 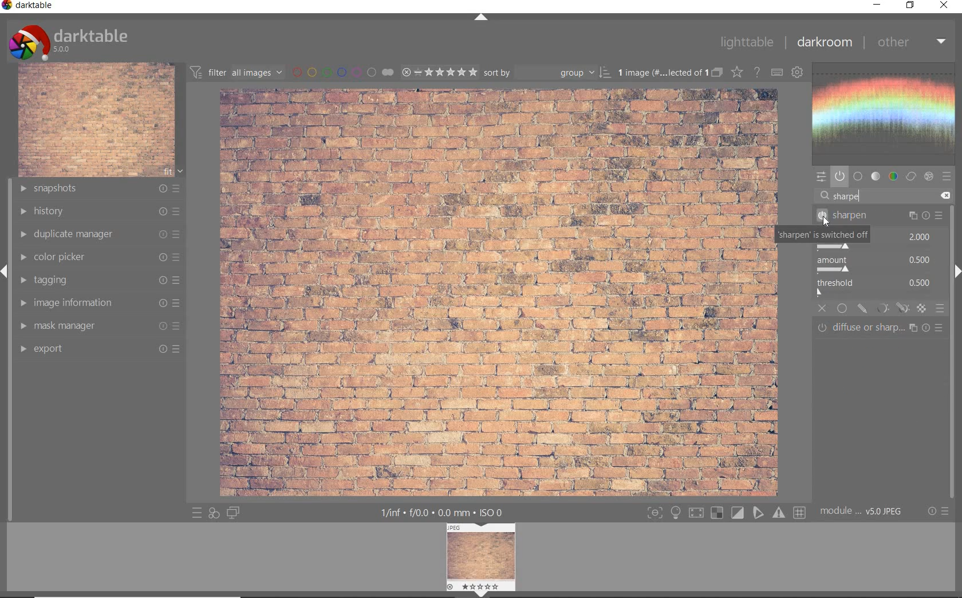 What do you see at coordinates (882, 328) in the screenshot?
I see `DIFFUSE OR SHARPENNING` at bounding box center [882, 328].